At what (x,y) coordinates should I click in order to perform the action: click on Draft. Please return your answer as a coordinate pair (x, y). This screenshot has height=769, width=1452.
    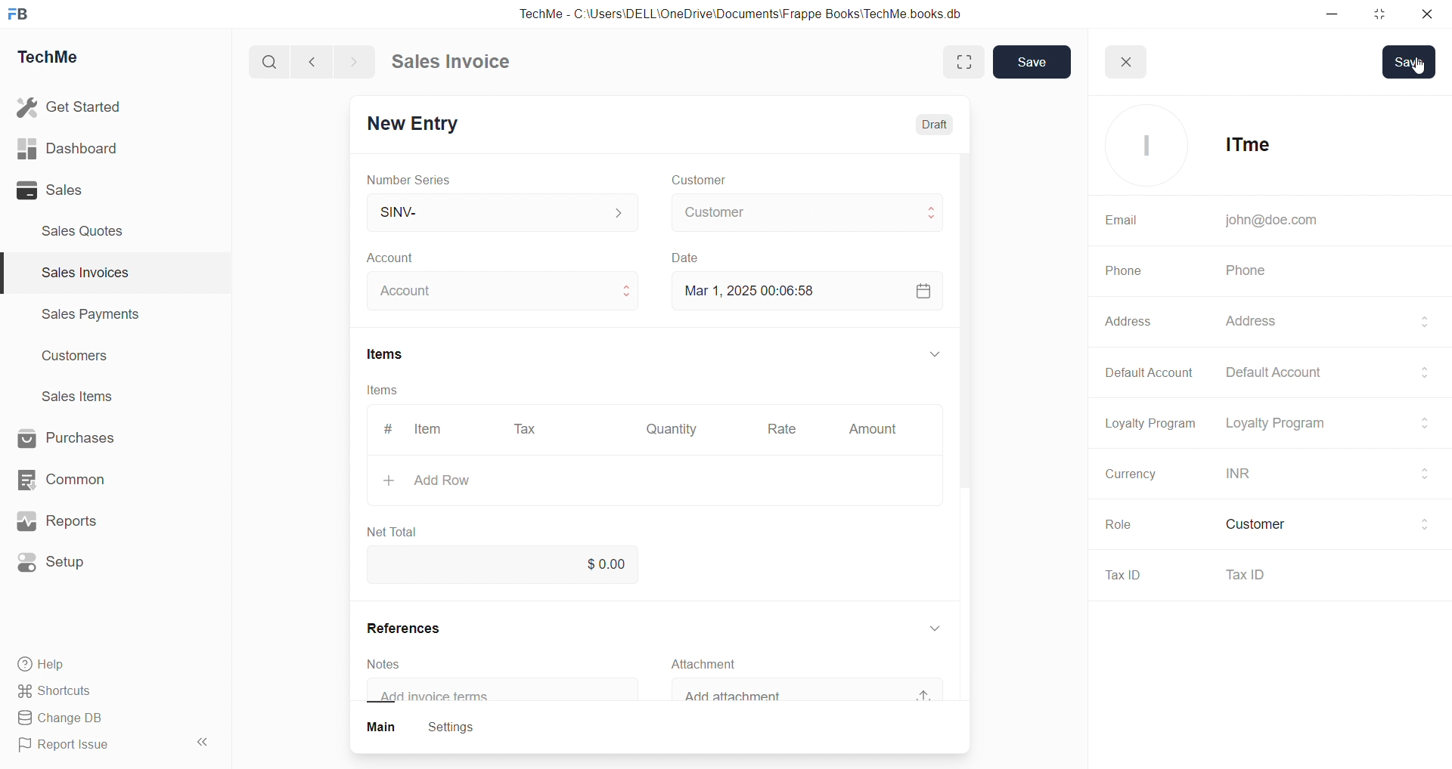
    Looking at the image, I should click on (928, 119).